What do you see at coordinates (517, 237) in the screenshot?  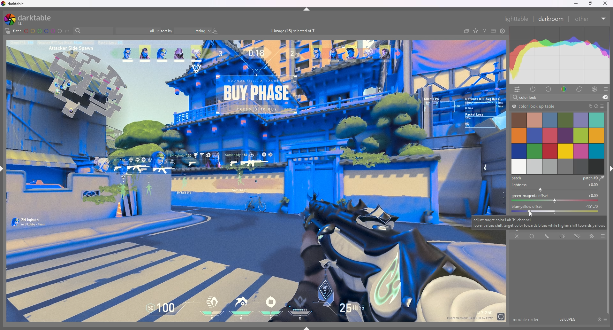 I see `off` at bounding box center [517, 237].